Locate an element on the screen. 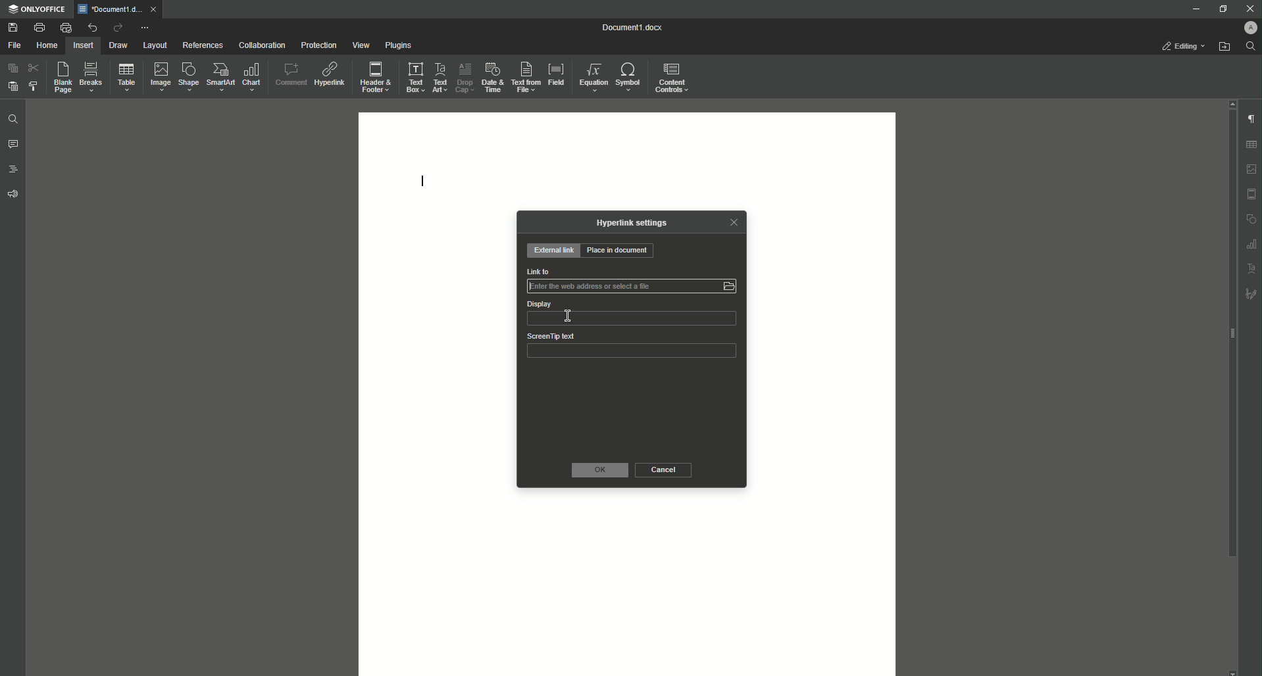 The height and width of the screenshot is (676, 1262). Collaboration is located at coordinates (262, 45).